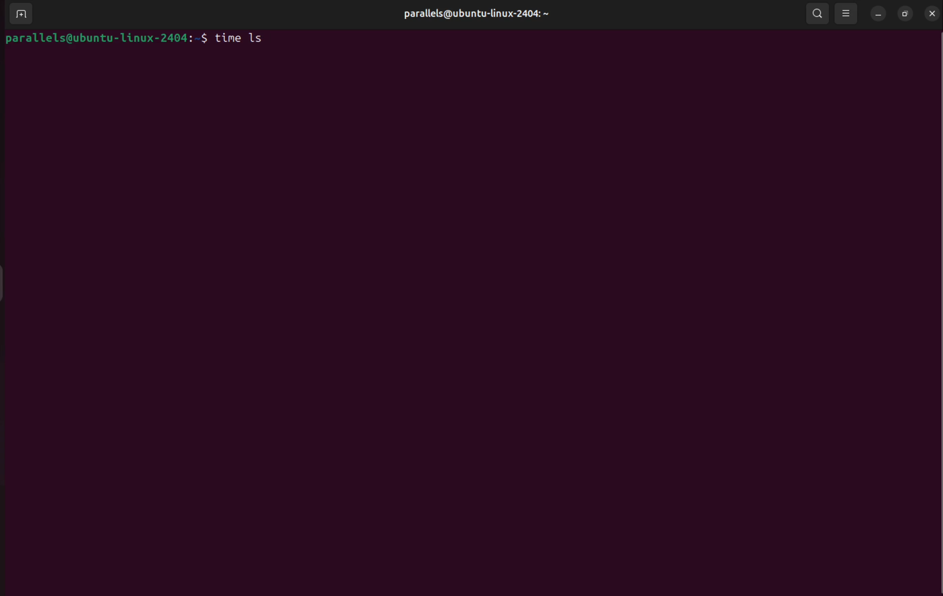  What do you see at coordinates (818, 14) in the screenshot?
I see `search` at bounding box center [818, 14].